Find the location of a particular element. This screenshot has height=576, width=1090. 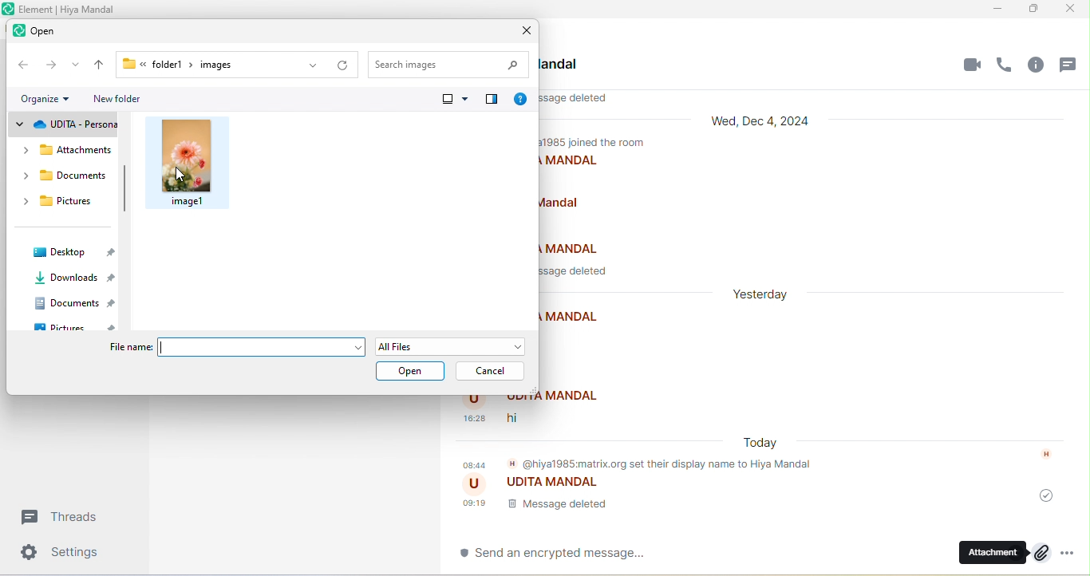

organize is located at coordinates (48, 100).